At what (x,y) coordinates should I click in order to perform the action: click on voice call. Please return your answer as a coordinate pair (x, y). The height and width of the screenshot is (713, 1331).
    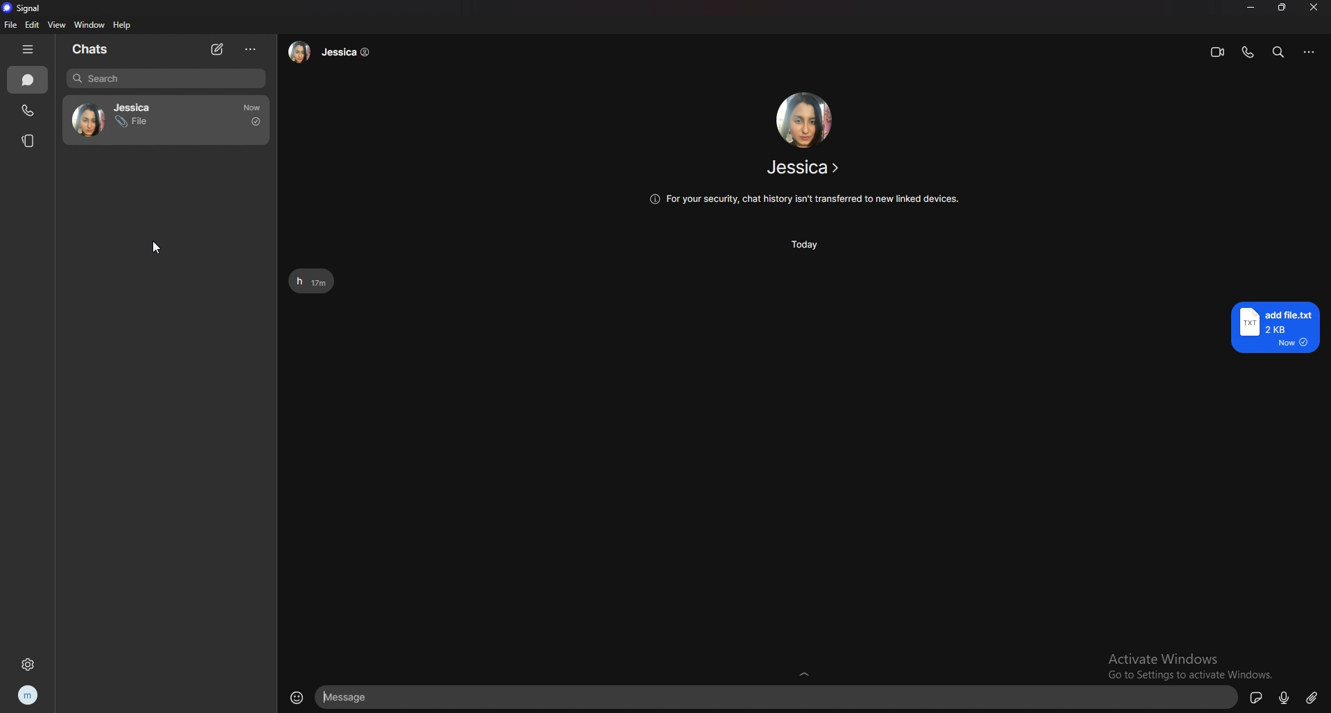
    Looking at the image, I should click on (1248, 52).